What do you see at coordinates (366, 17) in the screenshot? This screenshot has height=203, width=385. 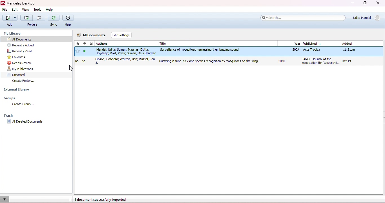 I see `Udita Mandal` at bounding box center [366, 17].